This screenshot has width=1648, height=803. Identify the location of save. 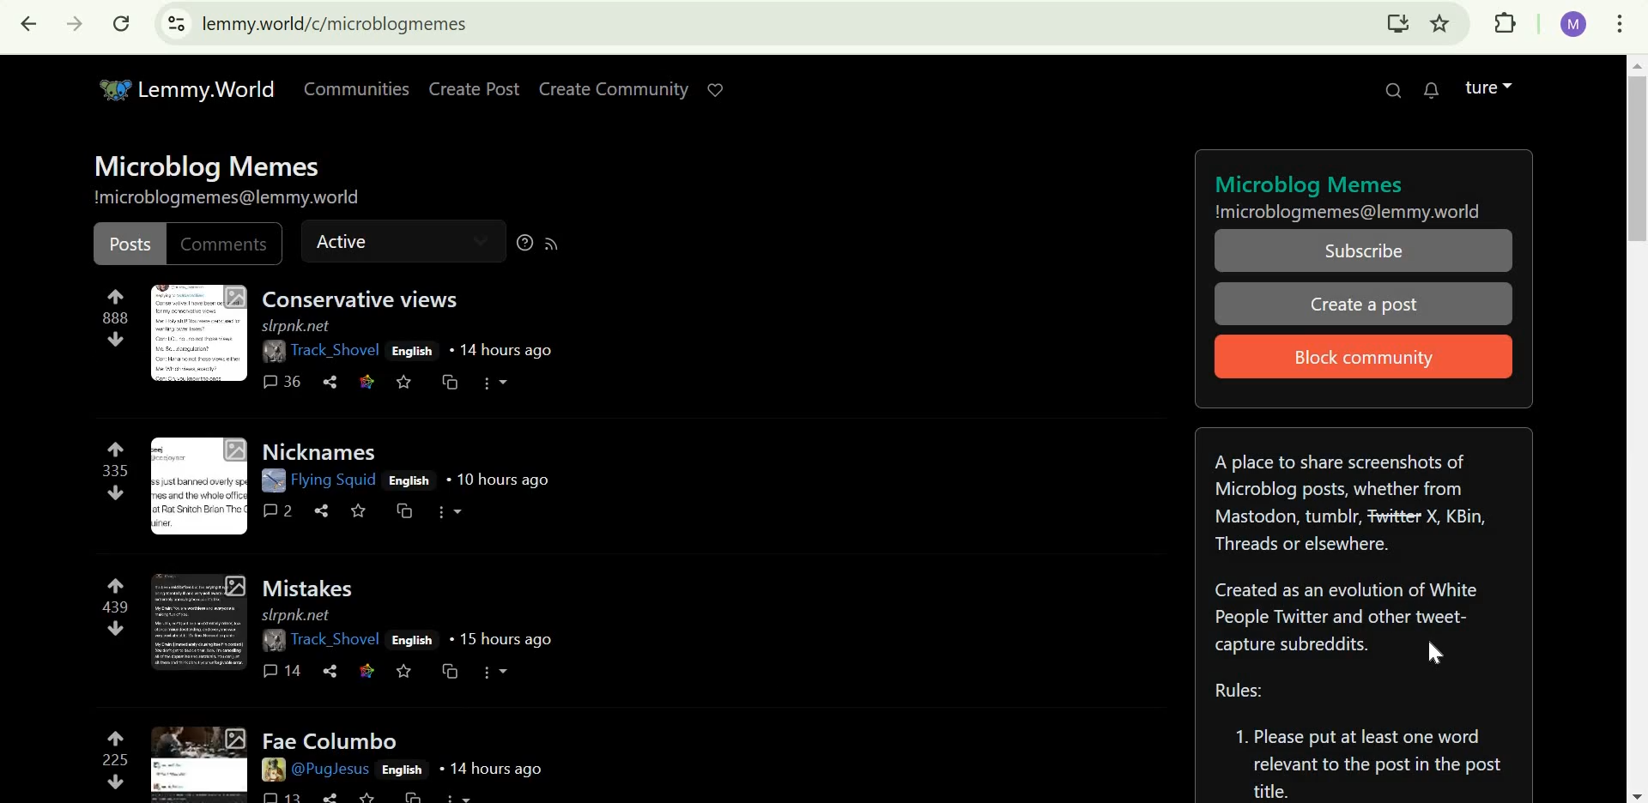
(405, 384).